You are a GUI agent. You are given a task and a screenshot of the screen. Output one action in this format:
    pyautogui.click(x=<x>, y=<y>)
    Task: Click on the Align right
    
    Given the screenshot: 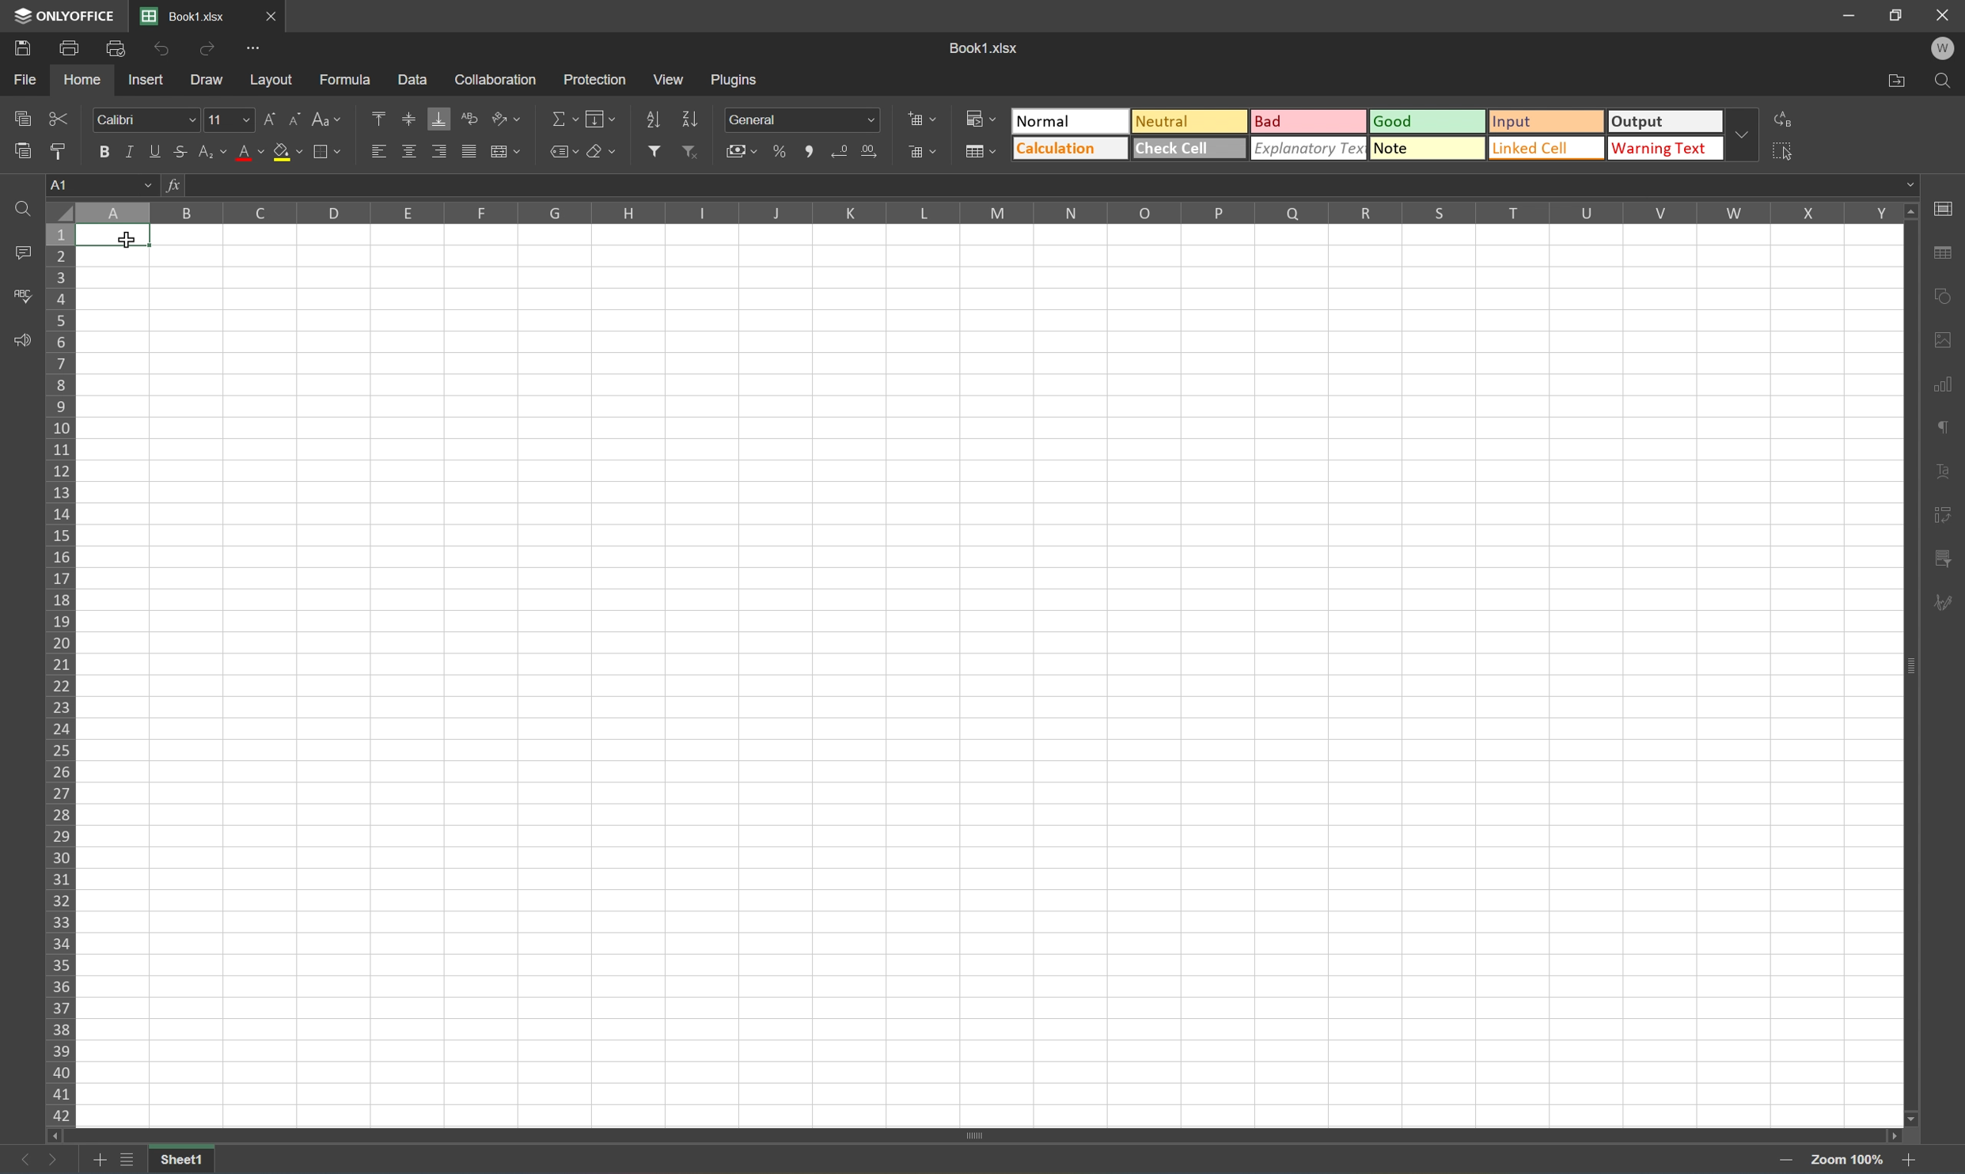 What is the action you would take?
    pyautogui.click(x=438, y=153)
    